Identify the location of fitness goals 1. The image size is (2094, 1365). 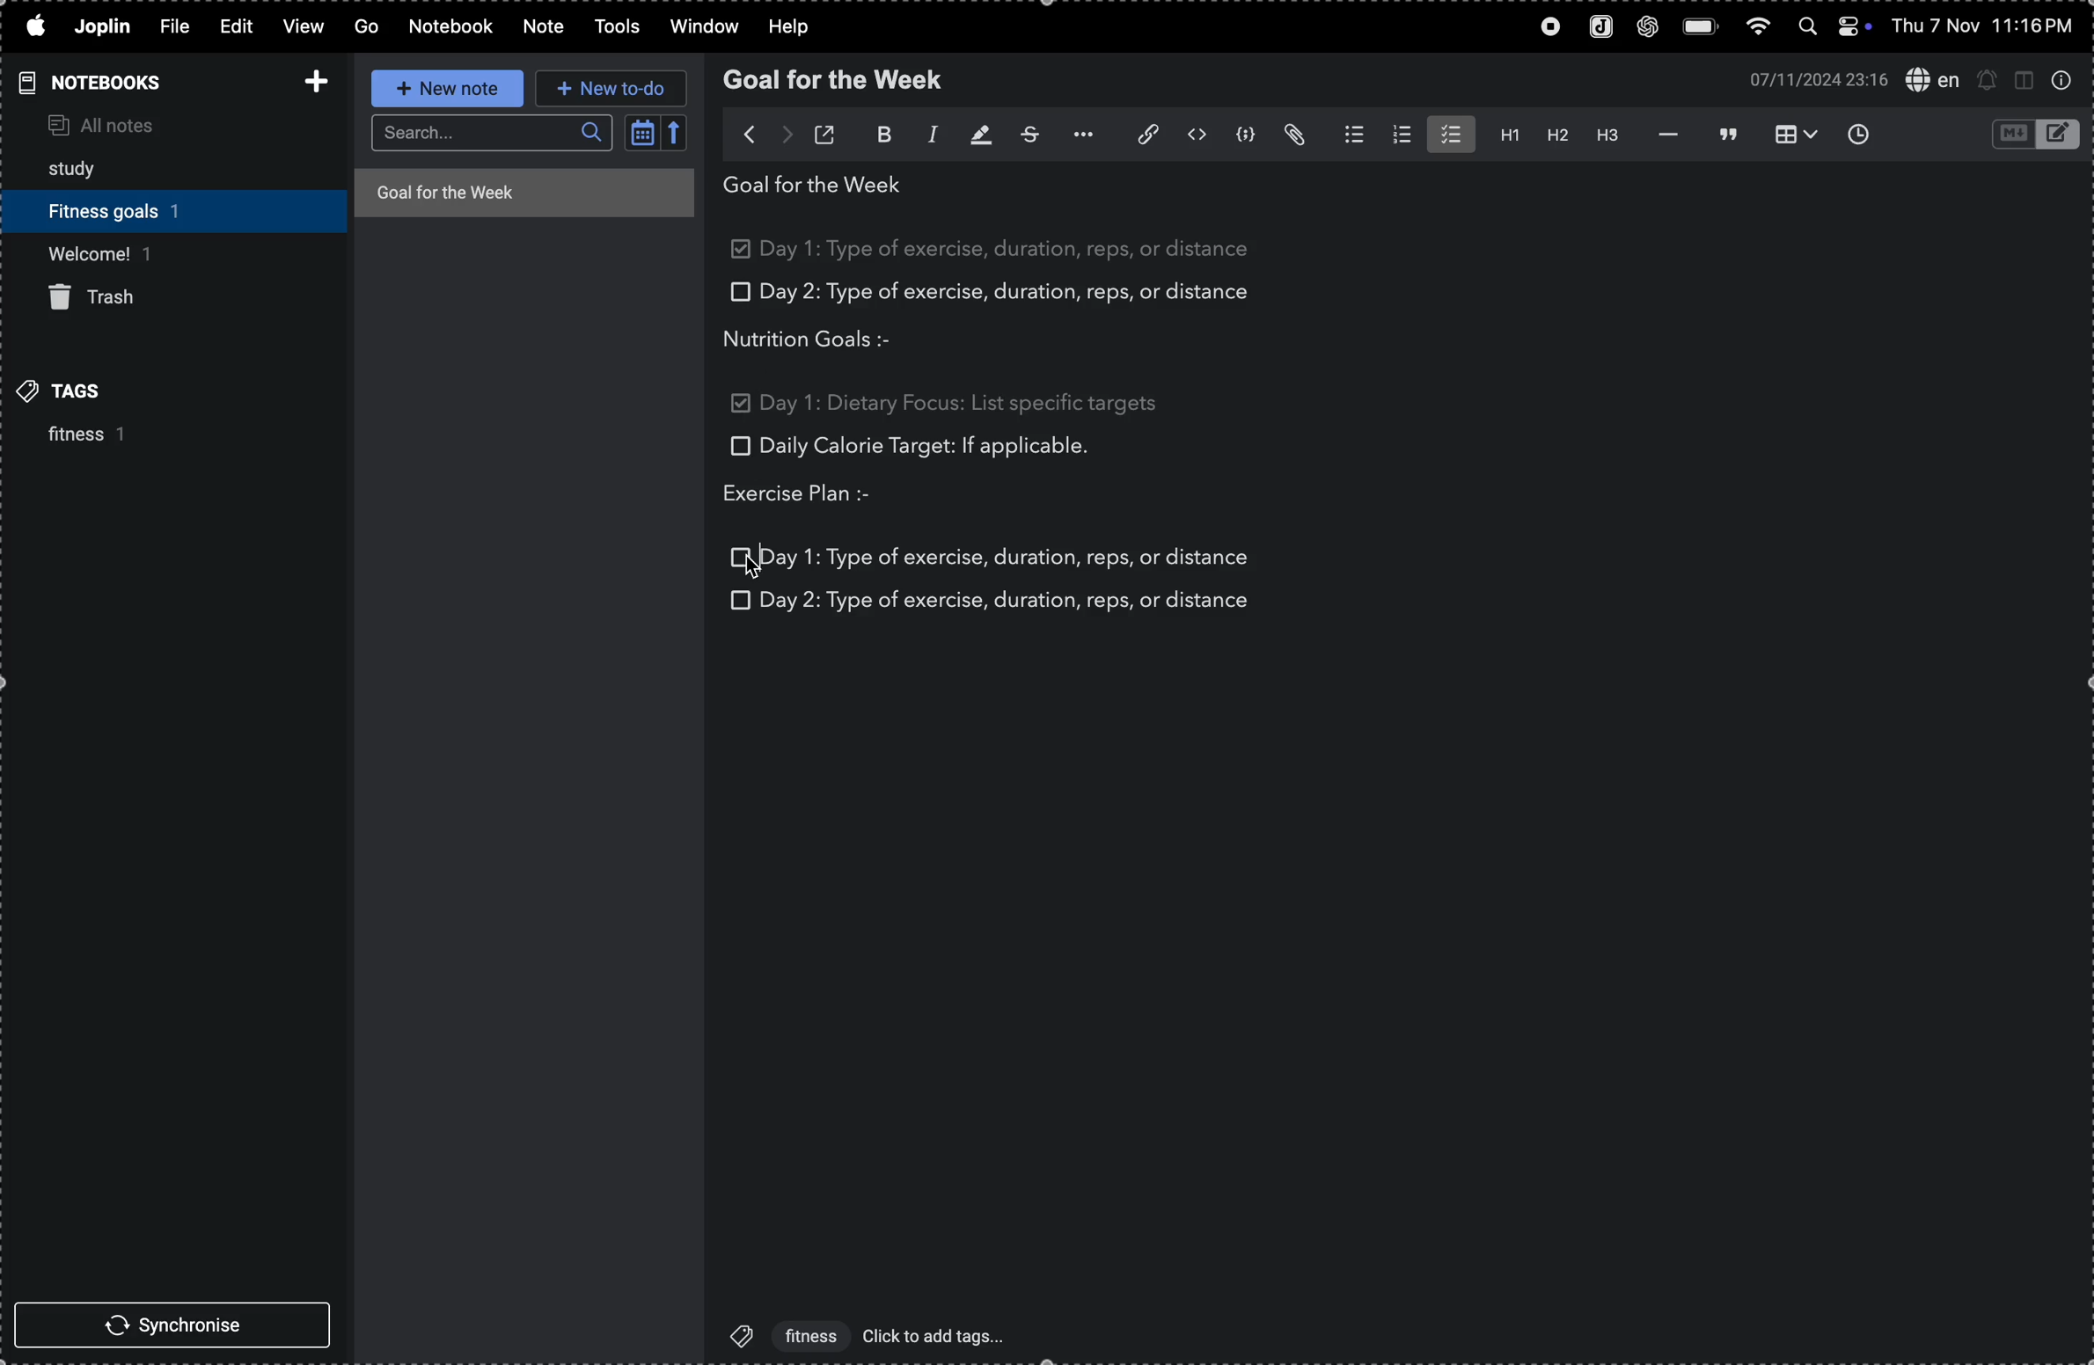
(128, 208).